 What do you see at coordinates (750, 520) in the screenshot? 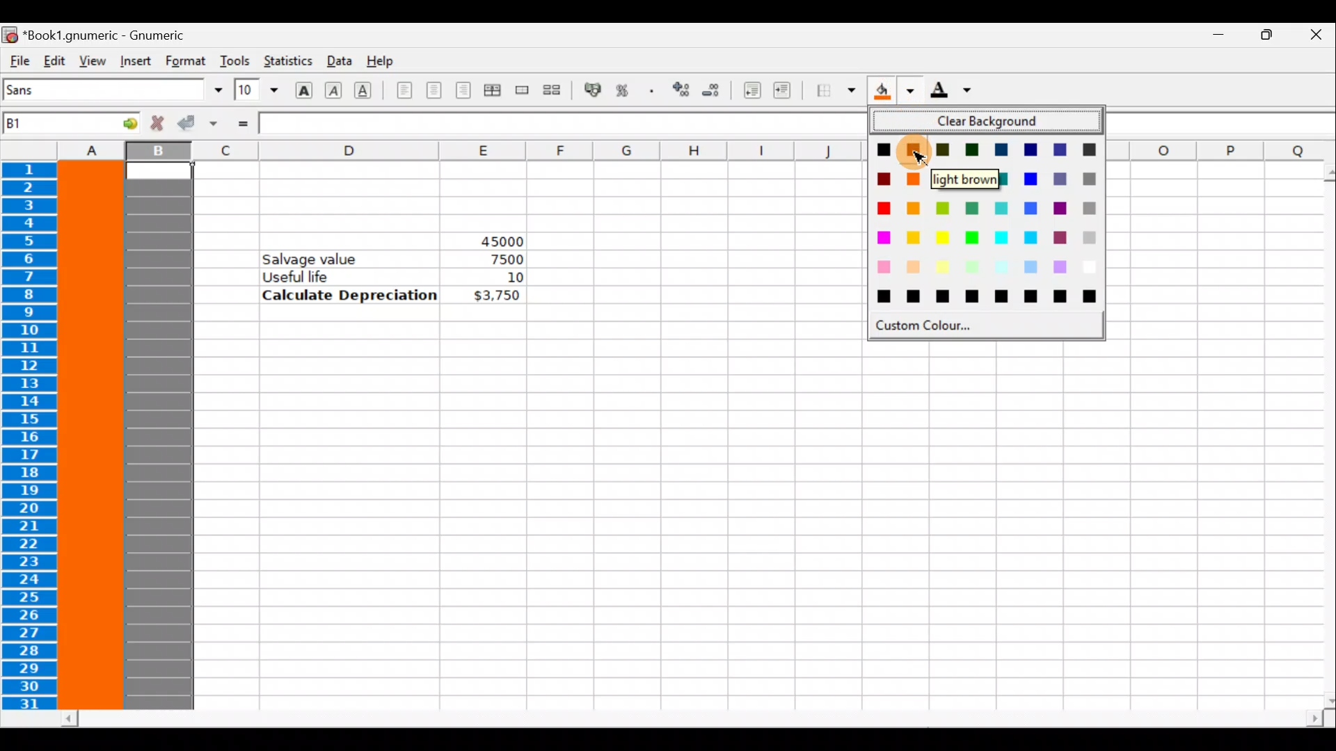
I see `Cells` at bounding box center [750, 520].